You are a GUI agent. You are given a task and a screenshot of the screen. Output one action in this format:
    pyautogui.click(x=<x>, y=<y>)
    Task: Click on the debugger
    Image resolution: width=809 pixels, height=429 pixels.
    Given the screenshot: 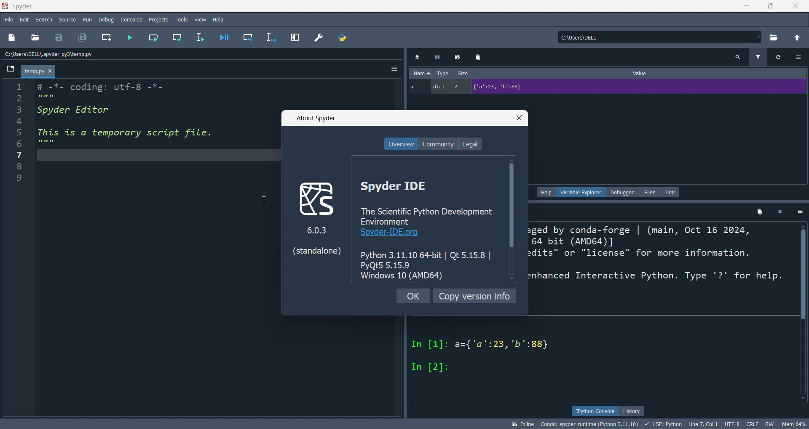 What is the action you would take?
    pyautogui.click(x=623, y=192)
    